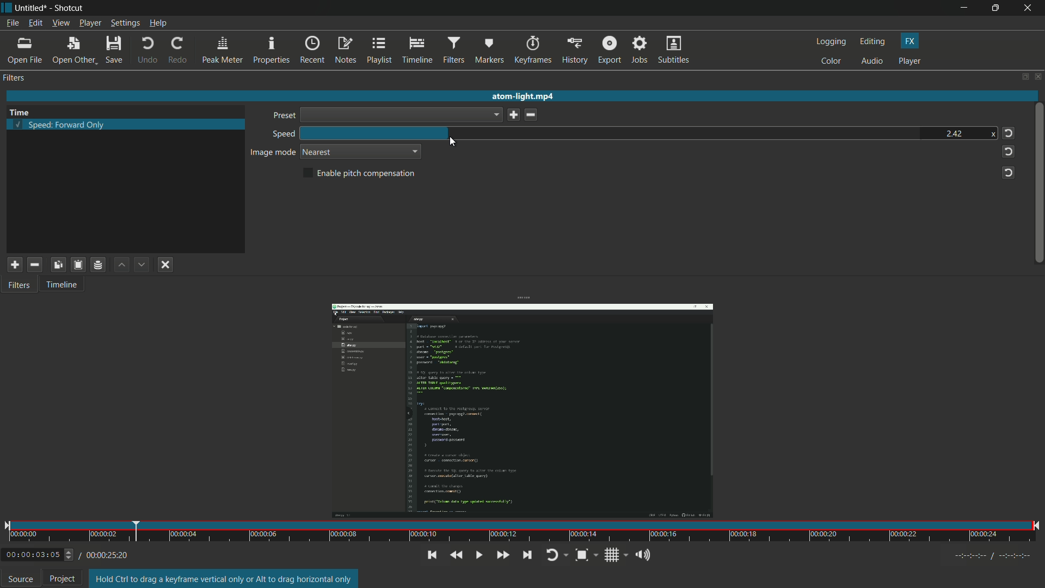 The image size is (1045, 588). Describe the element at coordinates (642, 556) in the screenshot. I see `show volume  control` at that location.